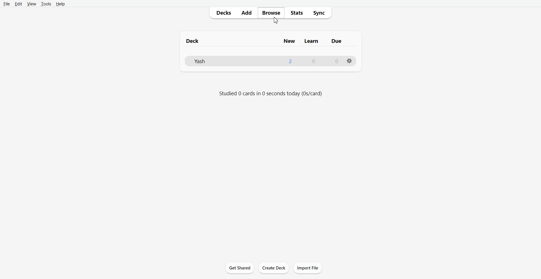 The height and width of the screenshot is (279, 541). What do you see at coordinates (201, 61) in the screenshot?
I see `Yash` at bounding box center [201, 61].